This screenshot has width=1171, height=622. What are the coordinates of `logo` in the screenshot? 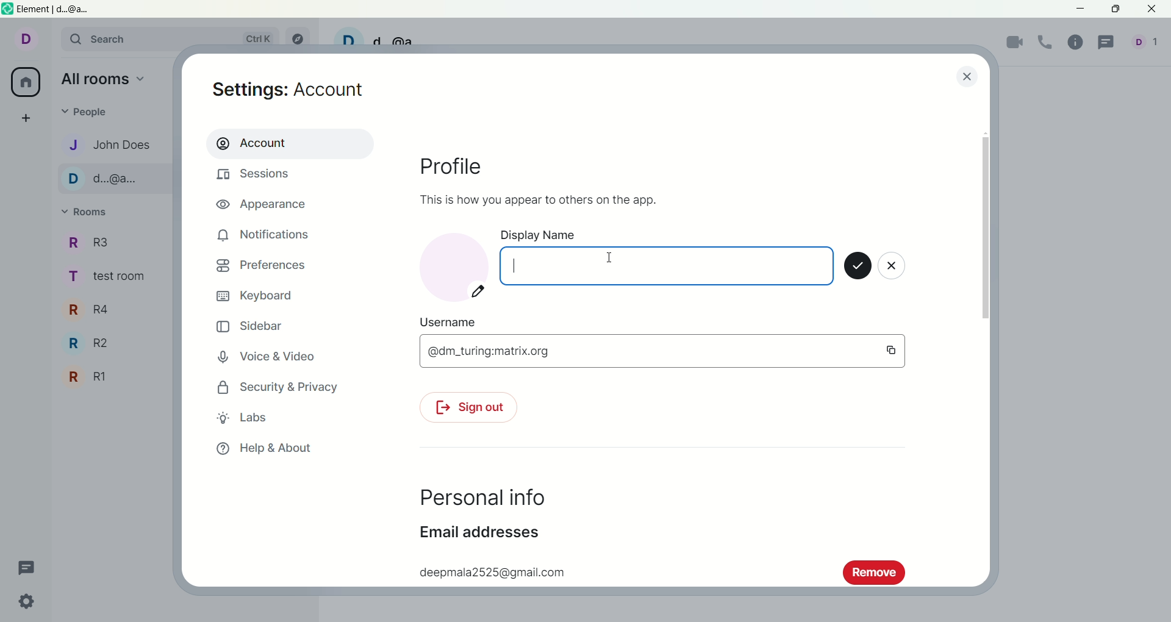 It's located at (8, 10).